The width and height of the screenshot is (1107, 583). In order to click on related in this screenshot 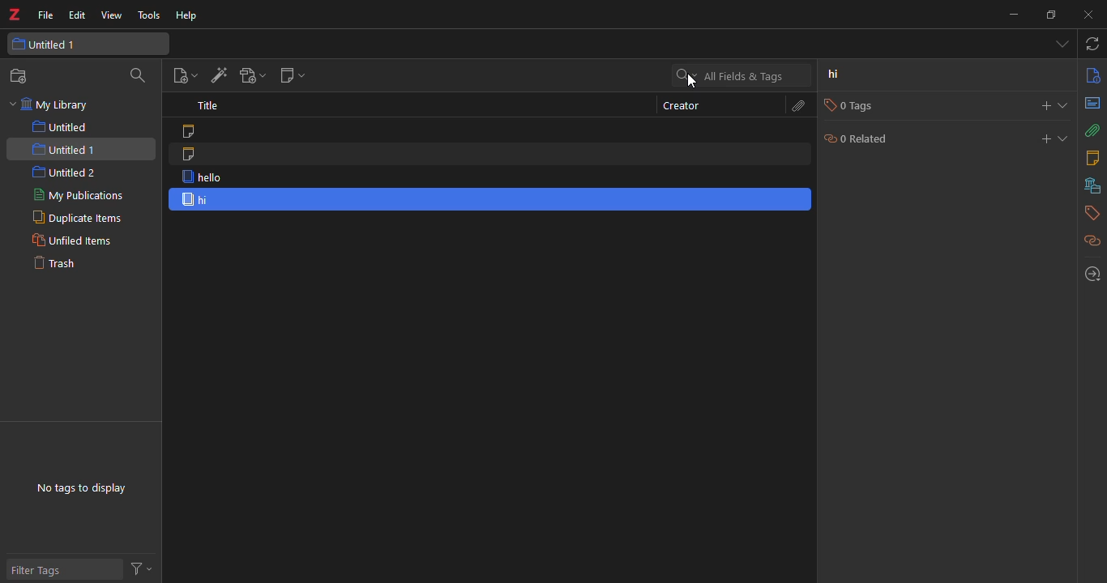, I will do `click(1092, 242)`.